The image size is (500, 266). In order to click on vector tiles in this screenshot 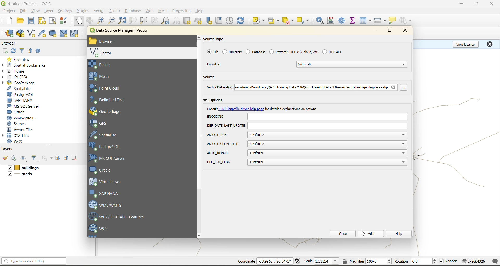, I will do `click(22, 129)`.